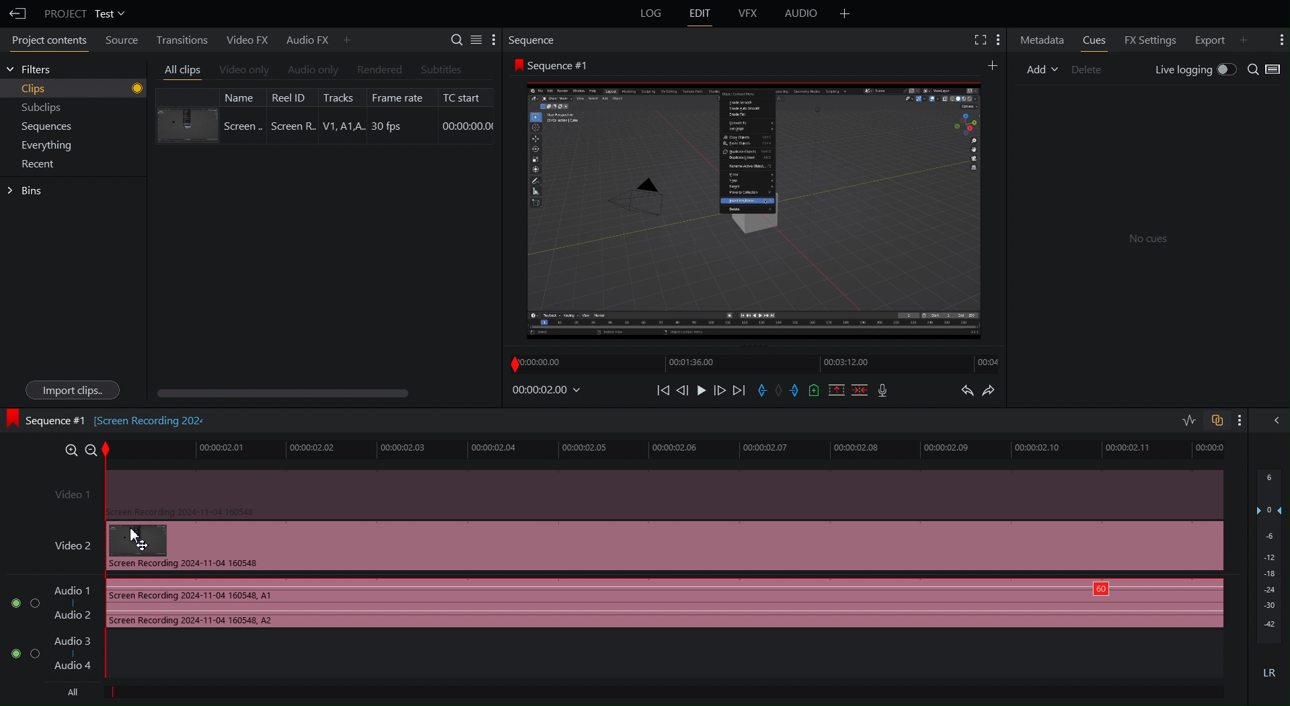  What do you see at coordinates (990, 65) in the screenshot?
I see `More` at bounding box center [990, 65].